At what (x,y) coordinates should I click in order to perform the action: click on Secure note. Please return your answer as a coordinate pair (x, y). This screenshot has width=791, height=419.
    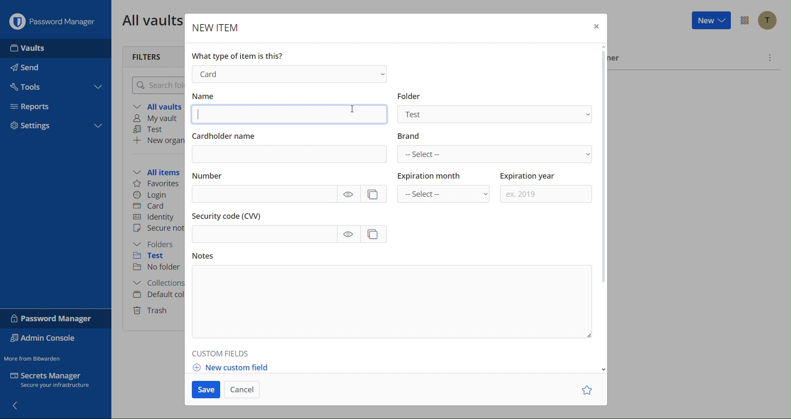
    Looking at the image, I should click on (156, 230).